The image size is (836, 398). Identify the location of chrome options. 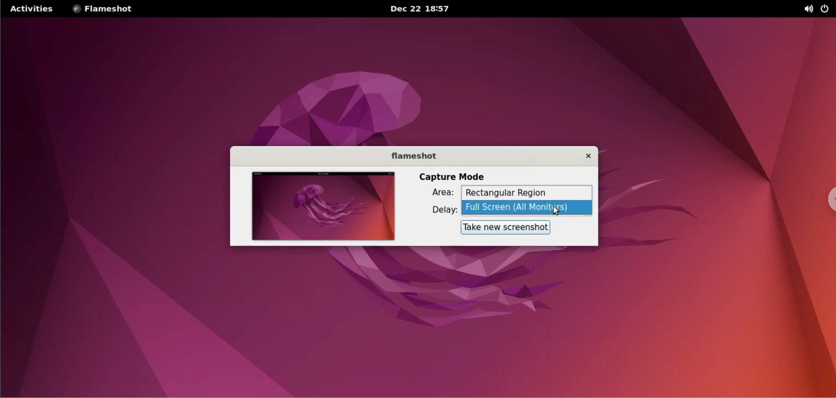
(827, 200).